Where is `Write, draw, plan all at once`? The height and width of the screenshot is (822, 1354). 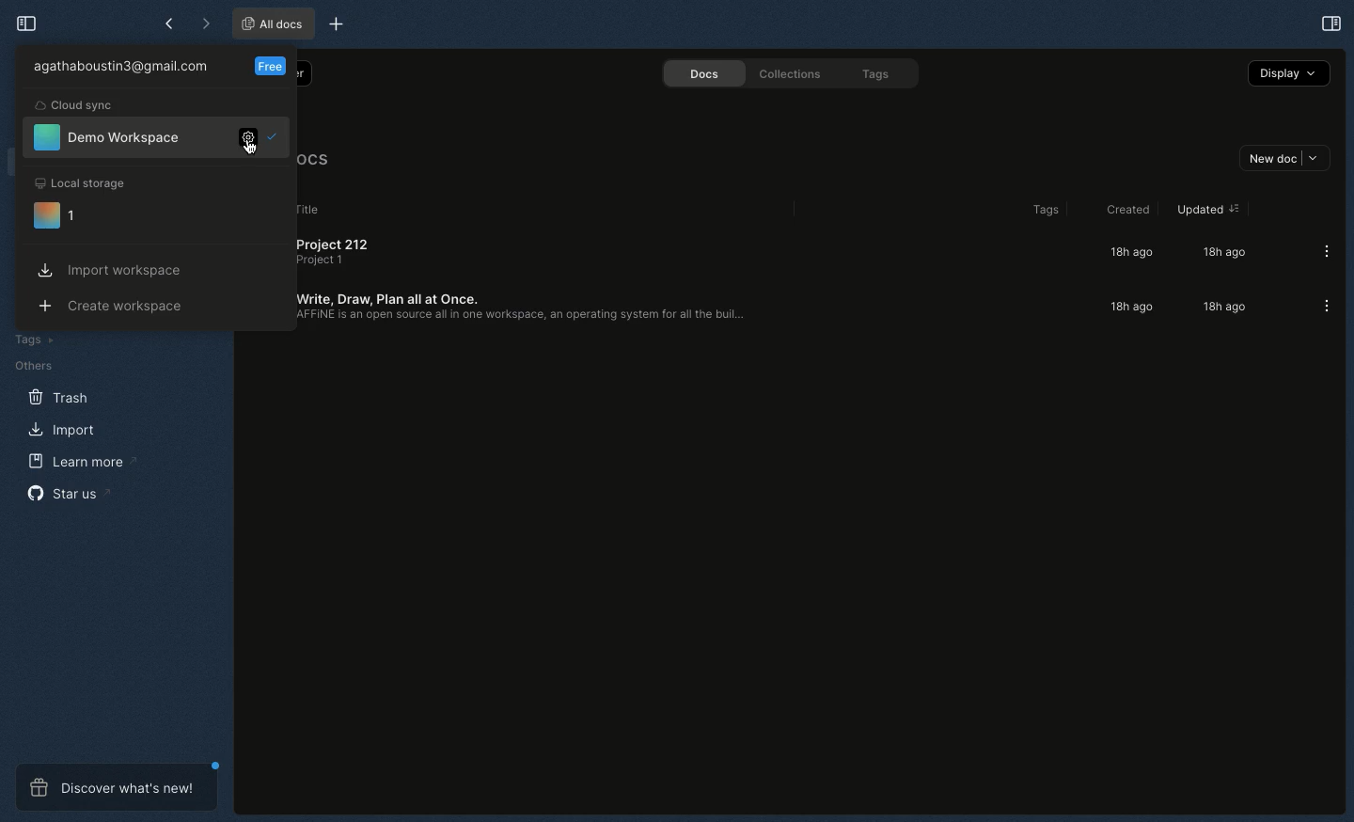 Write, draw, plan all at once is located at coordinates (524, 308).